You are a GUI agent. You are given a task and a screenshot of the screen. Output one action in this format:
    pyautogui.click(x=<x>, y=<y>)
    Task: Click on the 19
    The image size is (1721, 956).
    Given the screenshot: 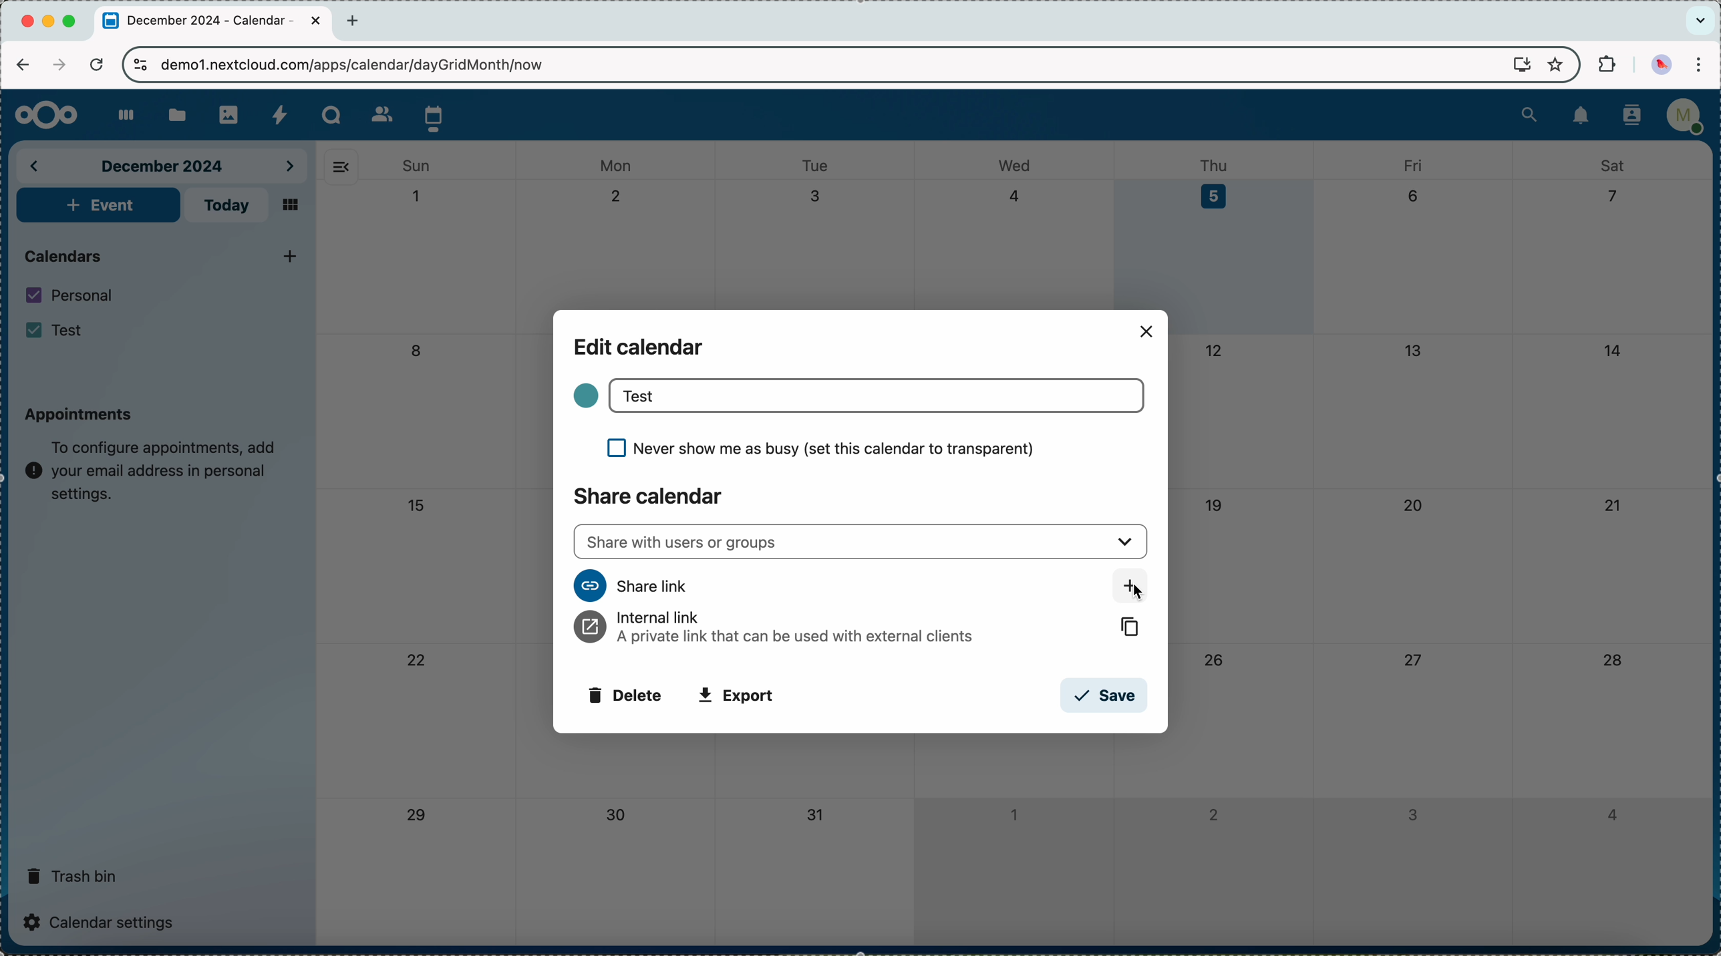 What is the action you would take?
    pyautogui.click(x=1215, y=504)
    